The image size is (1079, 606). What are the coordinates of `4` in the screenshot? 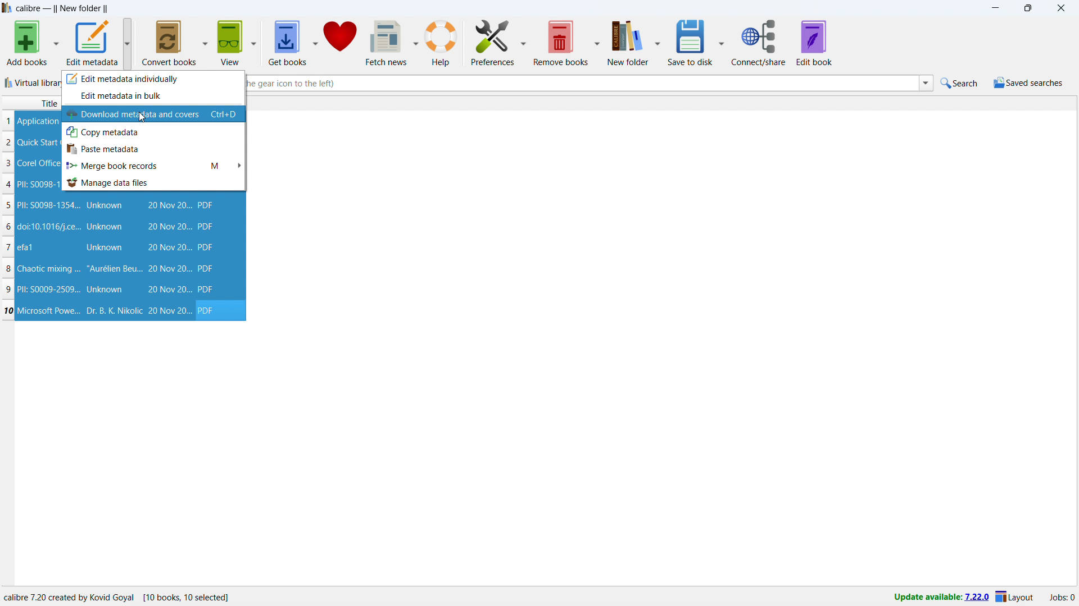 It's located at (10, 185).